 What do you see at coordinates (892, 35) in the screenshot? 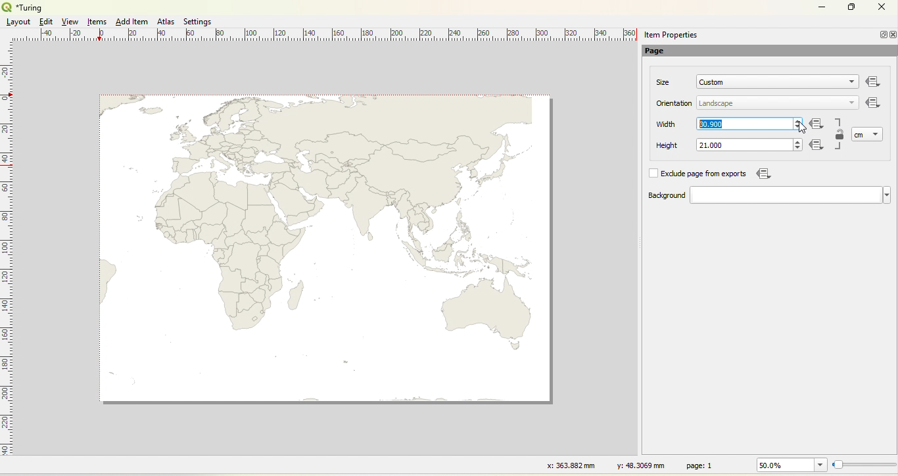
I see `close` at bounding box center [892, 35].